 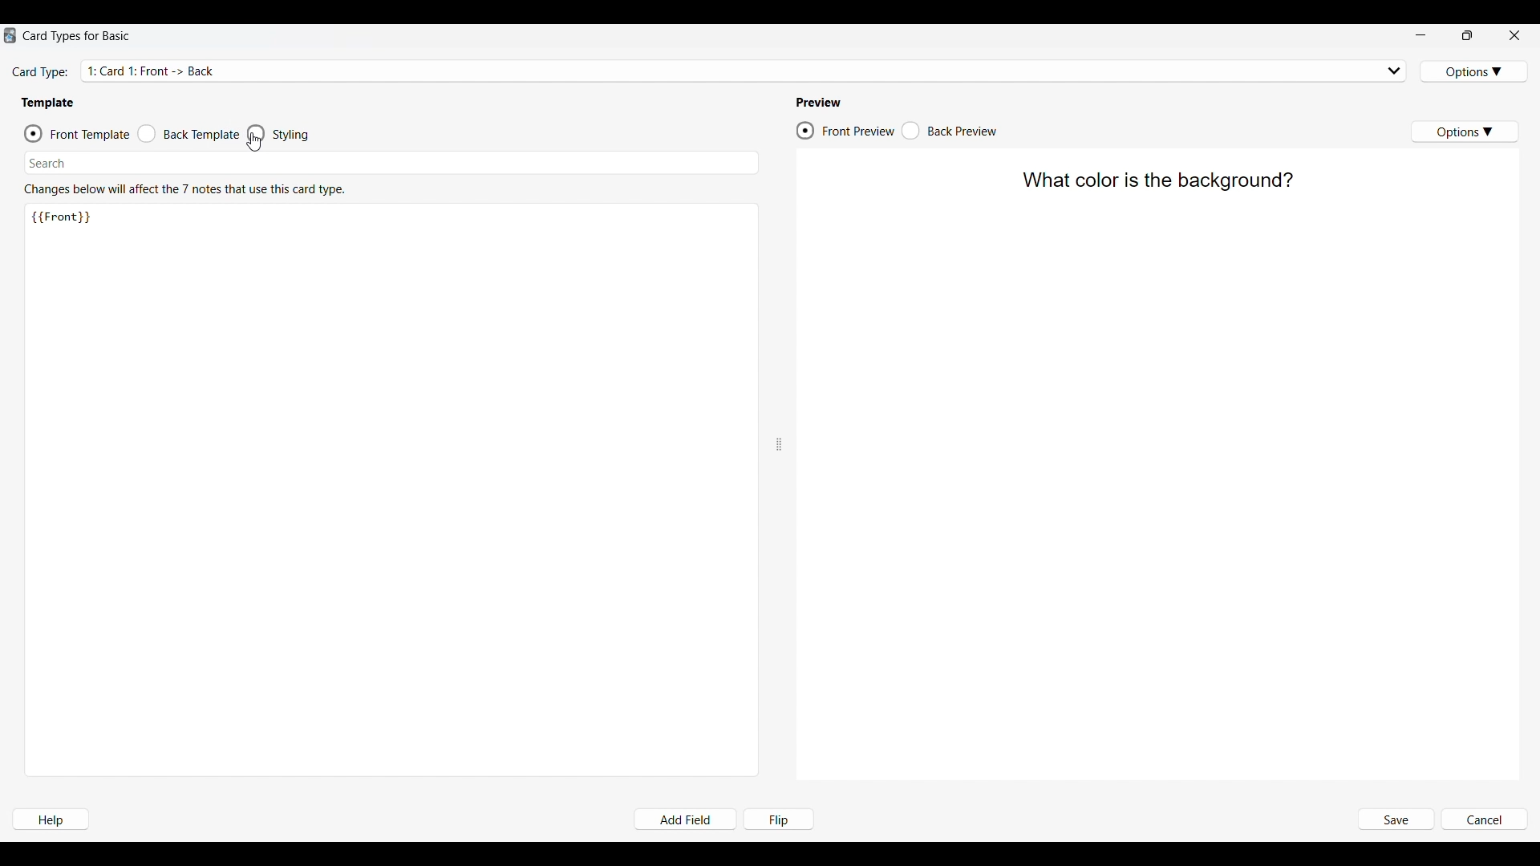 I want to click on Text on front of card, so click(x=1156, y=182).